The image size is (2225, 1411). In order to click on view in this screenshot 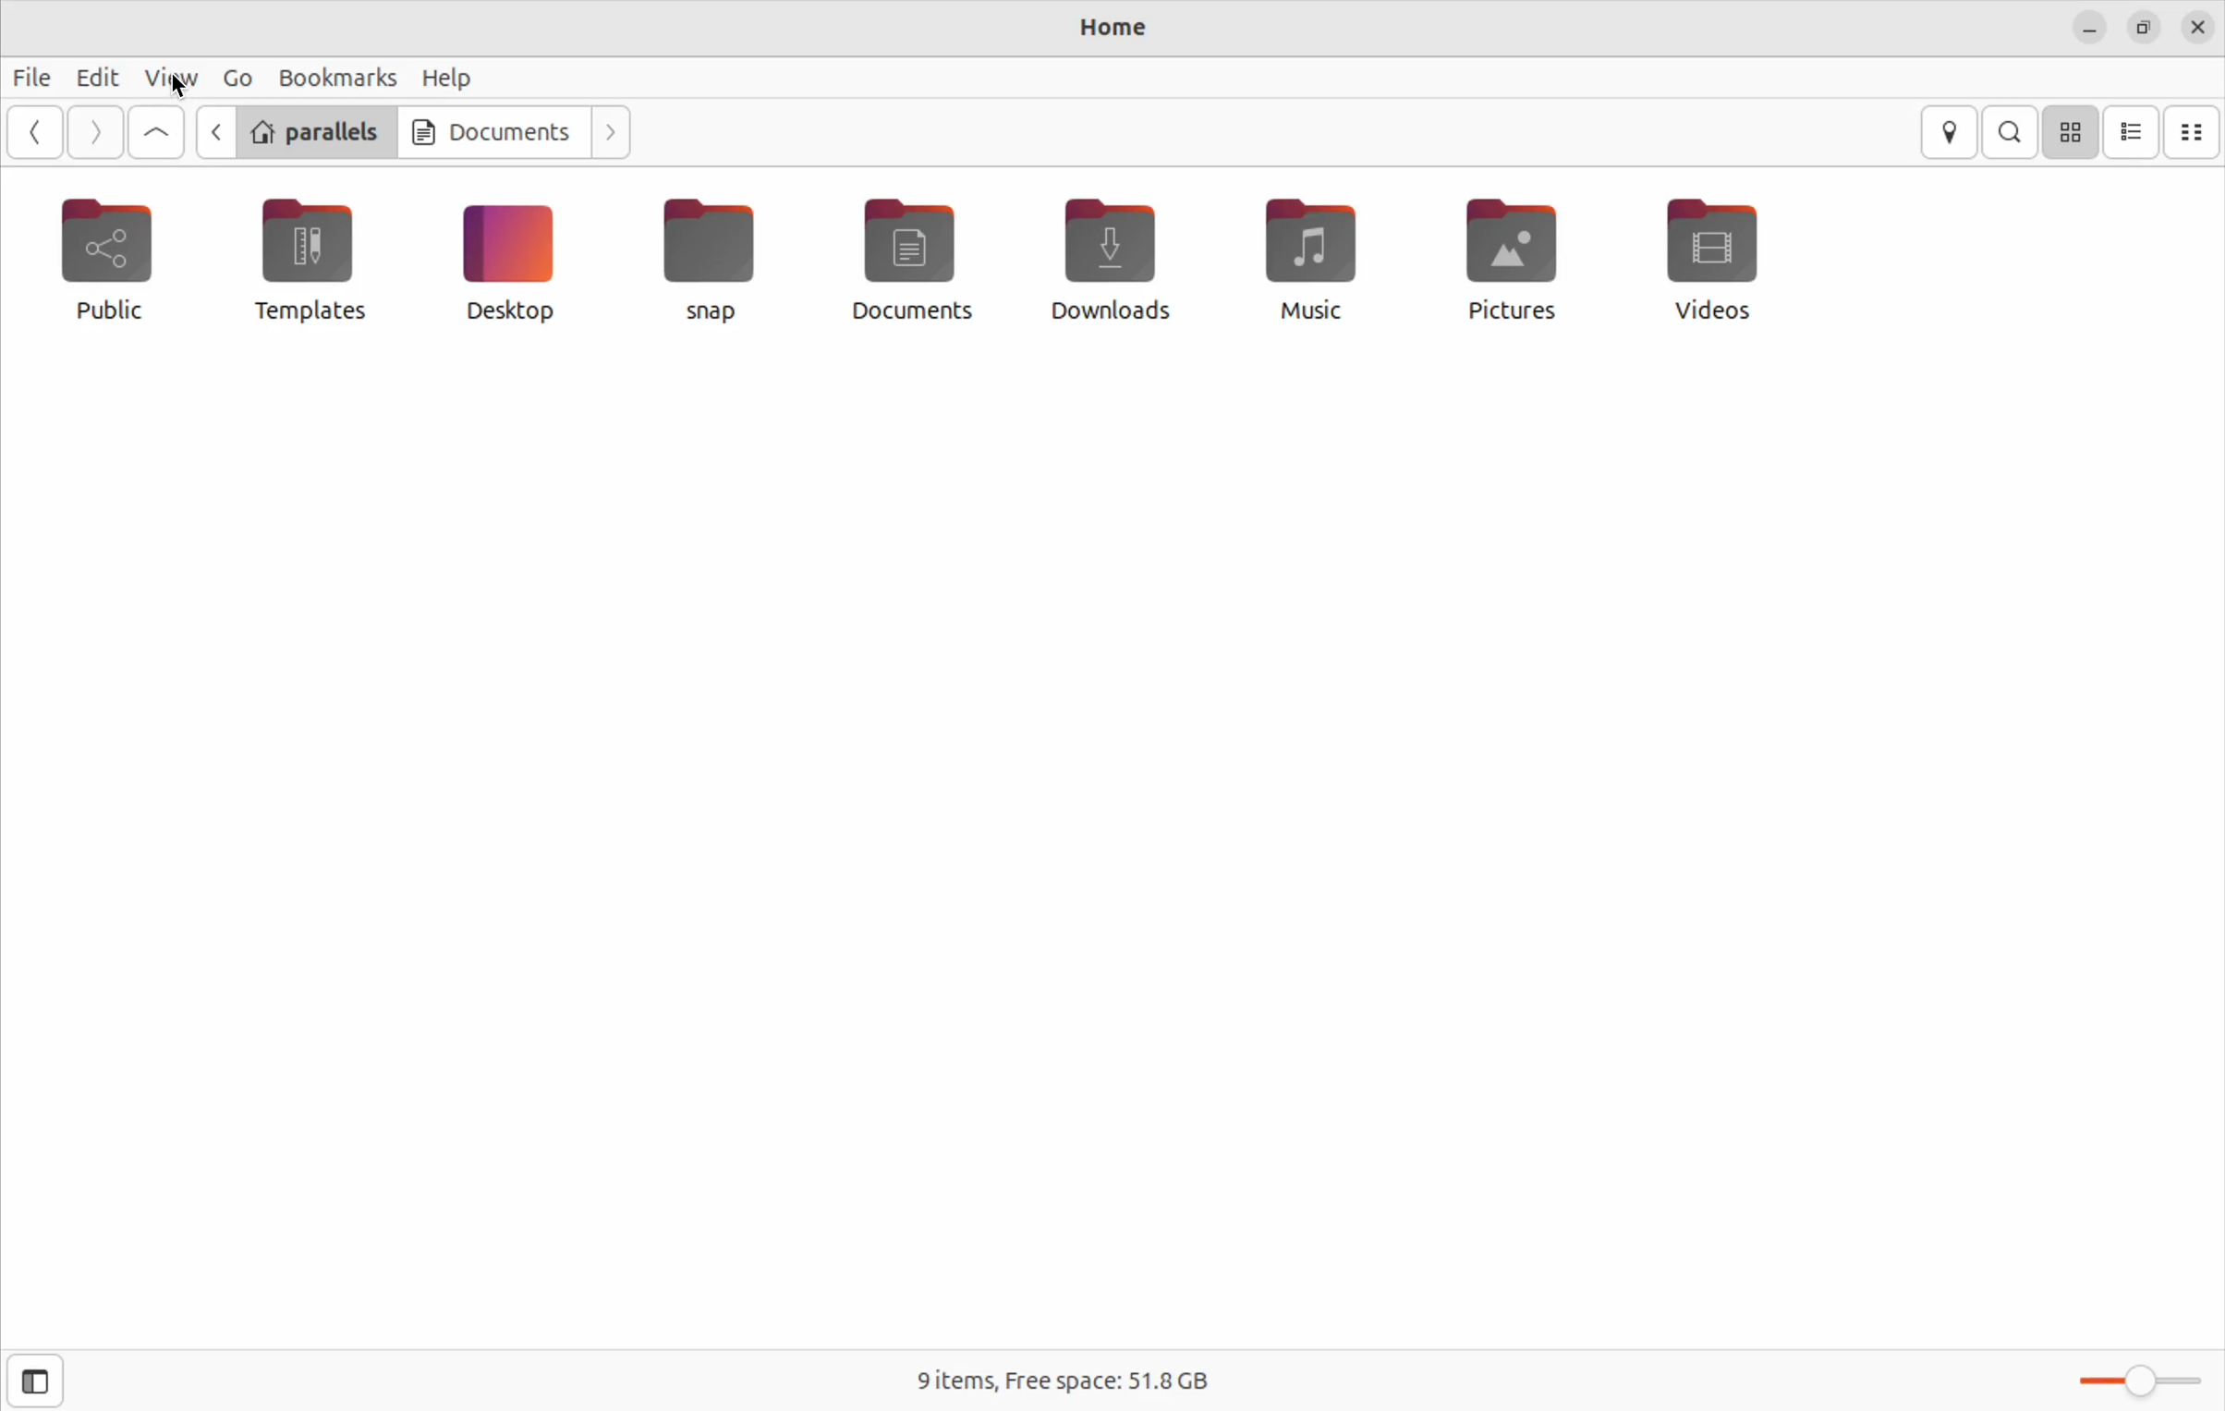, I will do `click(166, 77)`.